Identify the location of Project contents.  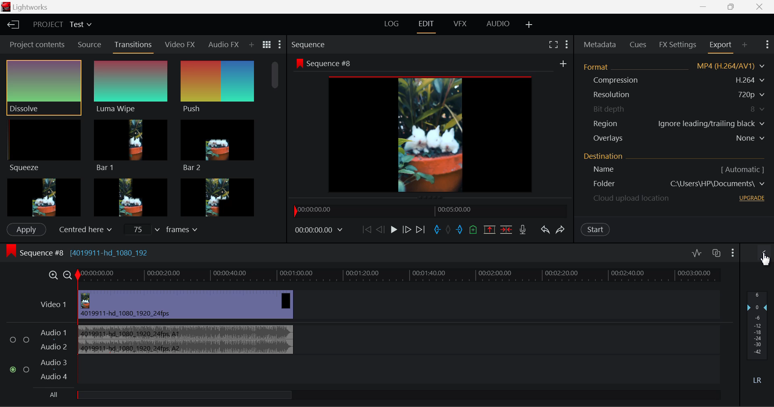
(34, 45).